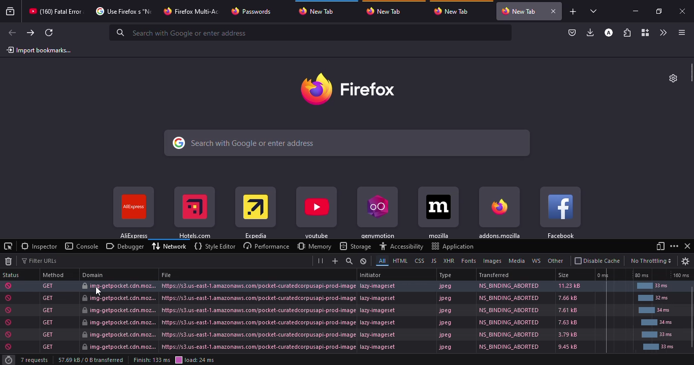  I want to click on html, so click(399, 260).